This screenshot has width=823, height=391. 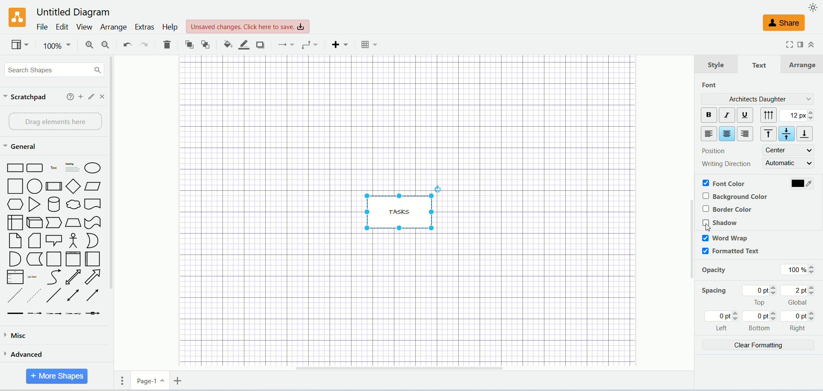 What do you see at coordinates (726, 163) in the screenshot?
I see `writing direction` at bounding box center [726, 163].